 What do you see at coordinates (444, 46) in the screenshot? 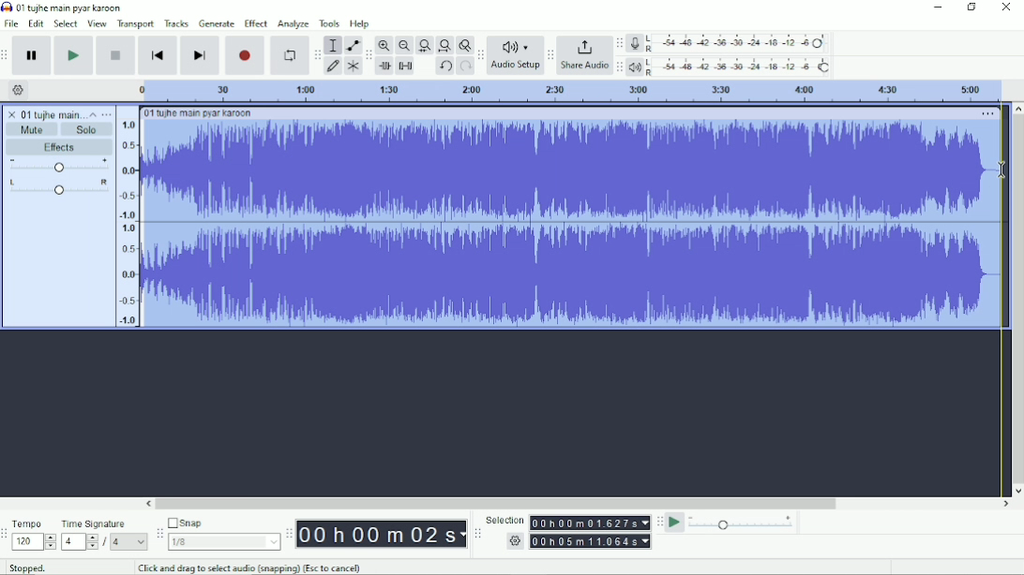
I see `Fit project to width` at bounding box center [444, 46].